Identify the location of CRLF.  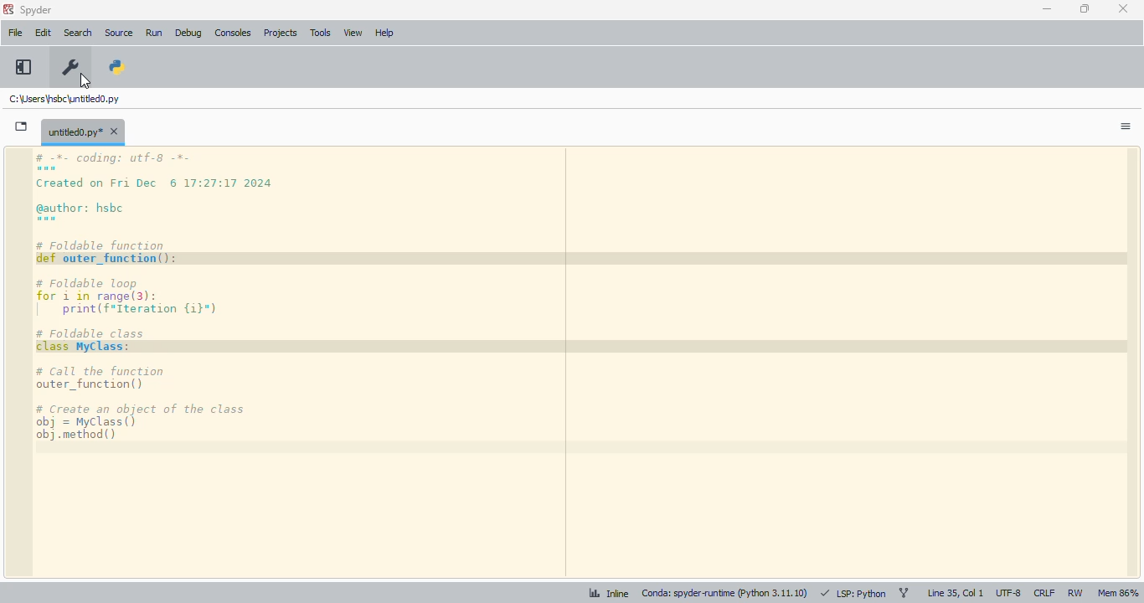
(1044, 592).